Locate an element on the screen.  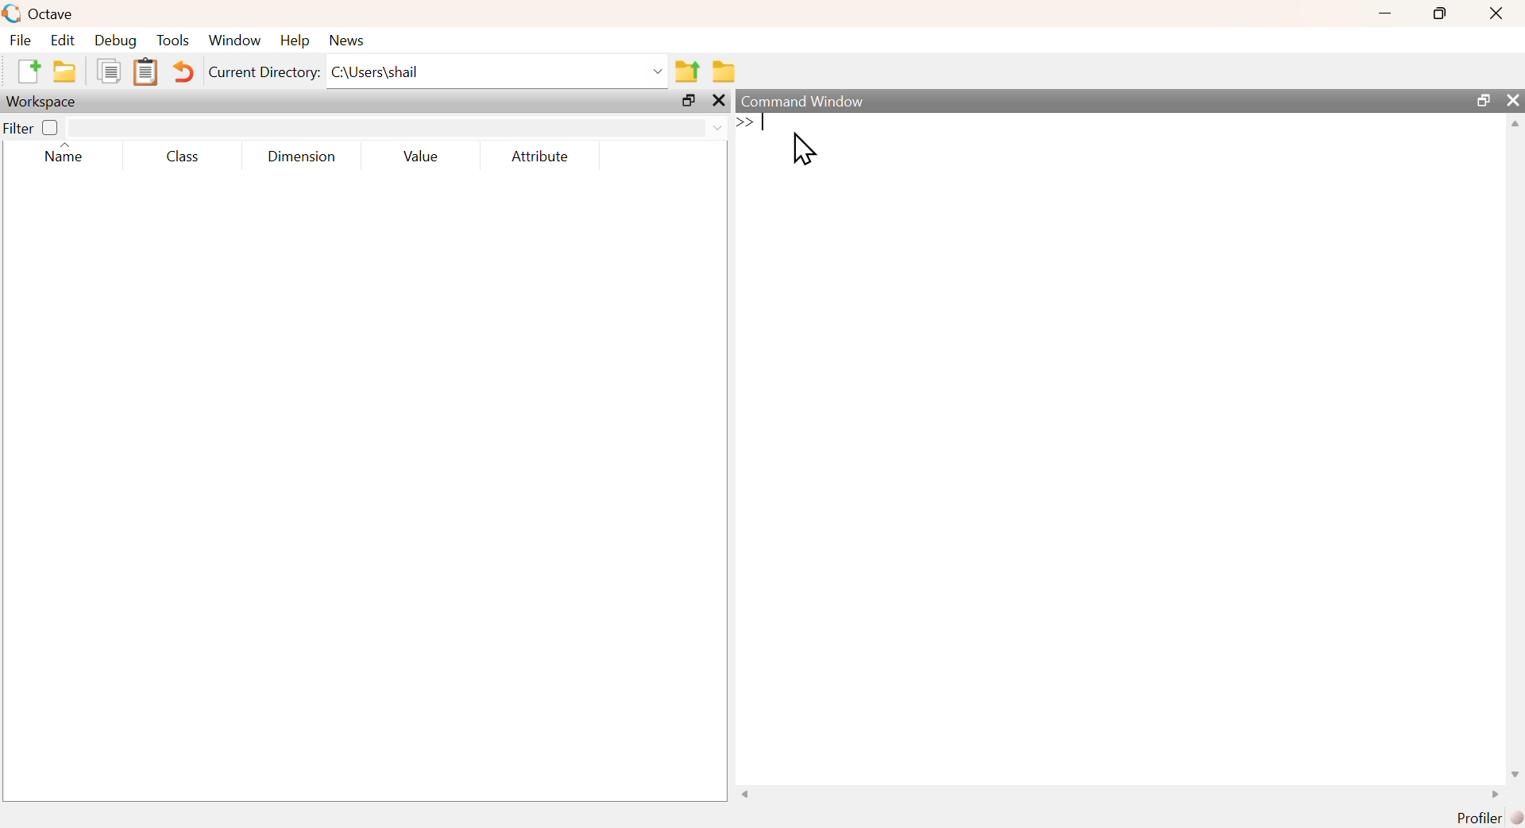
close is located at coordinates (717, 100).